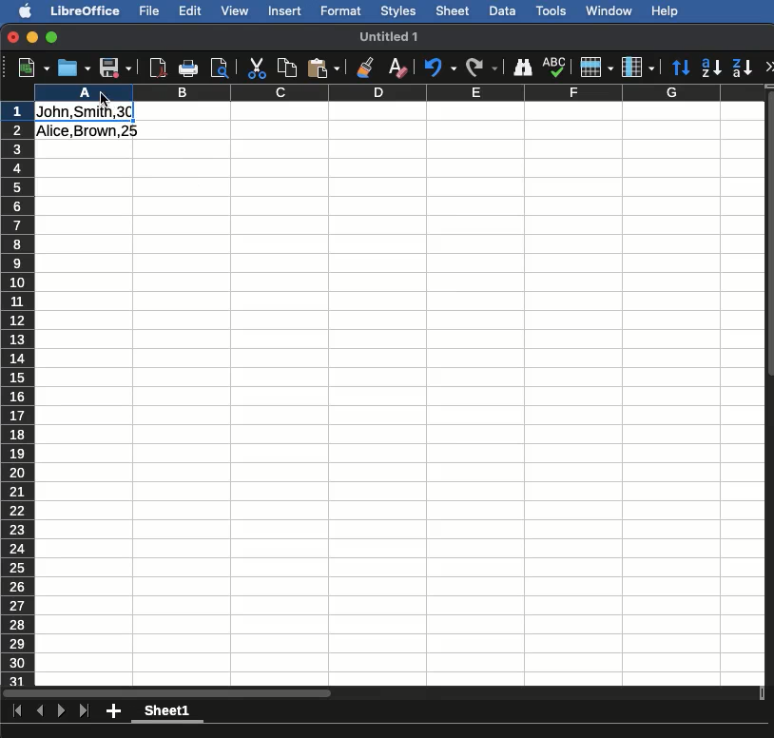 This screenshot has height=738, width=774. Describe the element at coordinates (85, 11) in the screenshot. I see `Libreoffice` at that location.